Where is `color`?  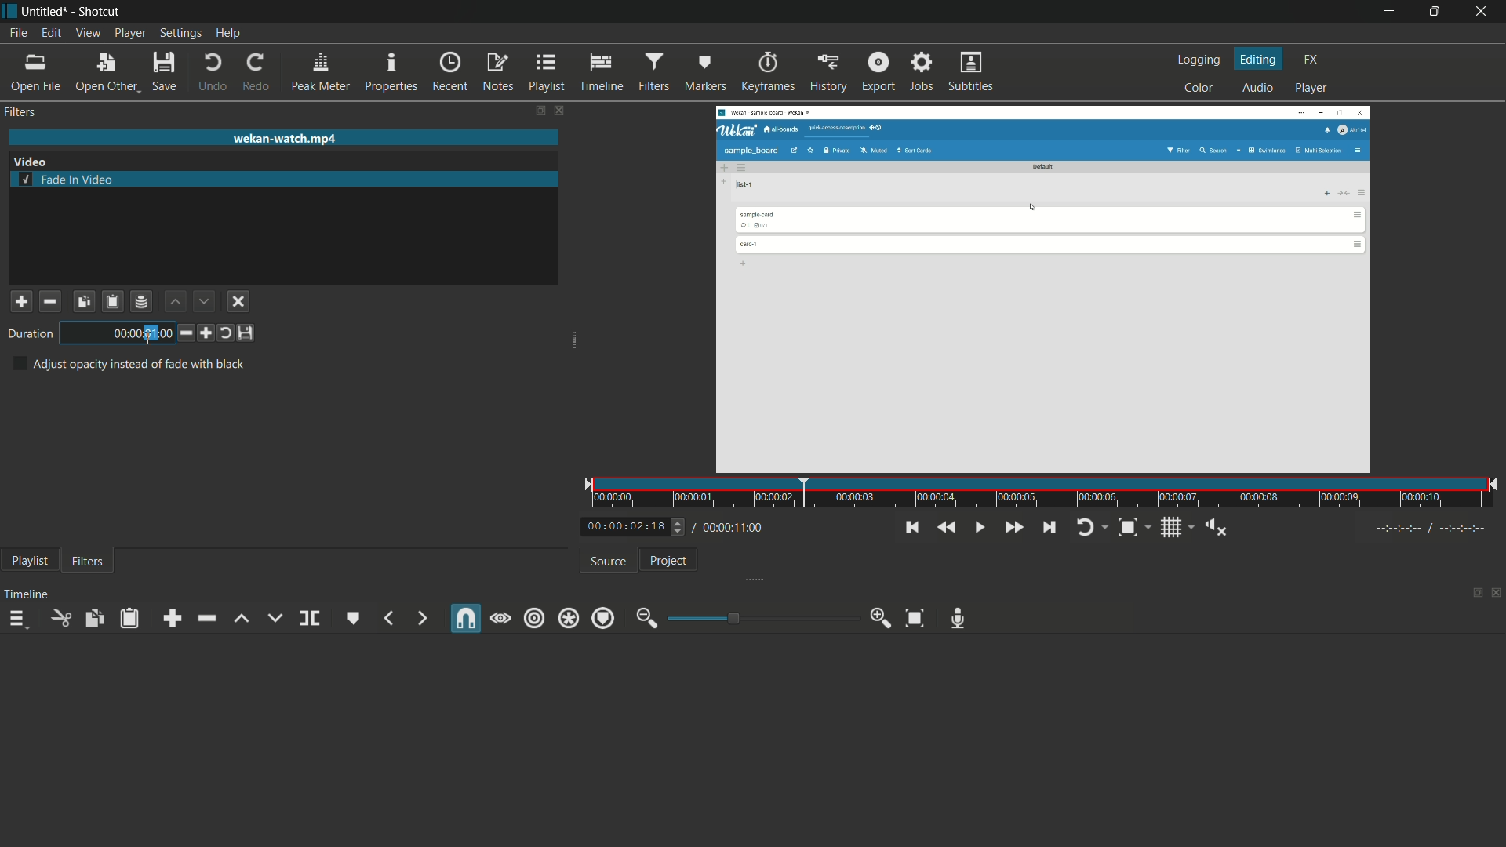 color is located at coordinates (1199, 88).